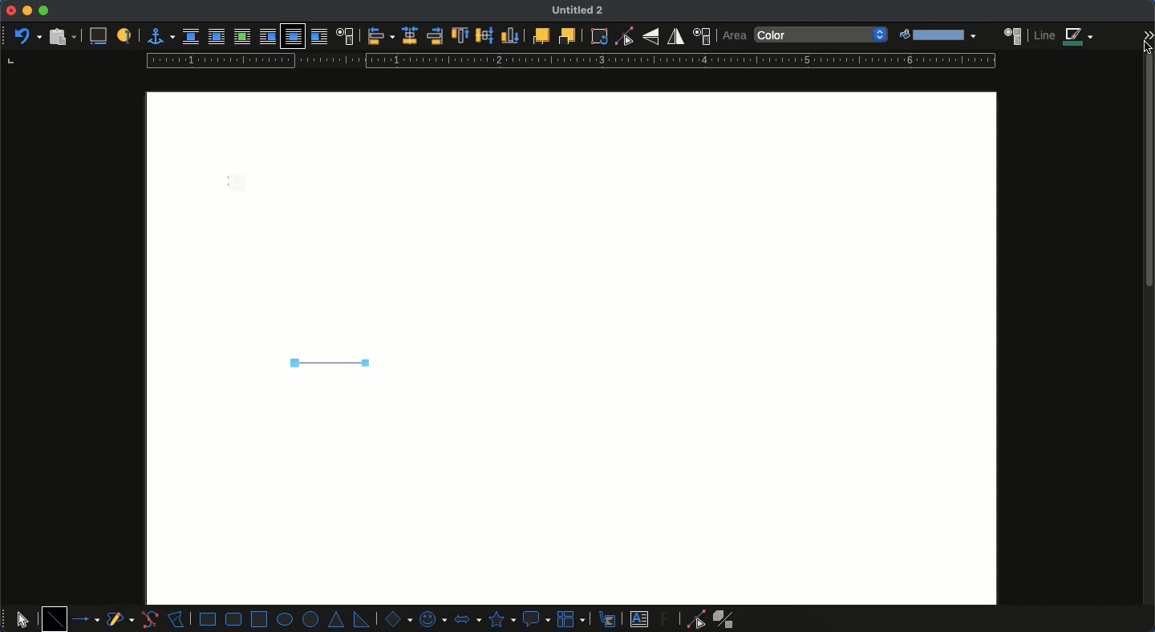 This screenshot has width=1155, height=632. Describe the element at coordinates (467, 618) in the screenshot. I see `block arrows` at that location.